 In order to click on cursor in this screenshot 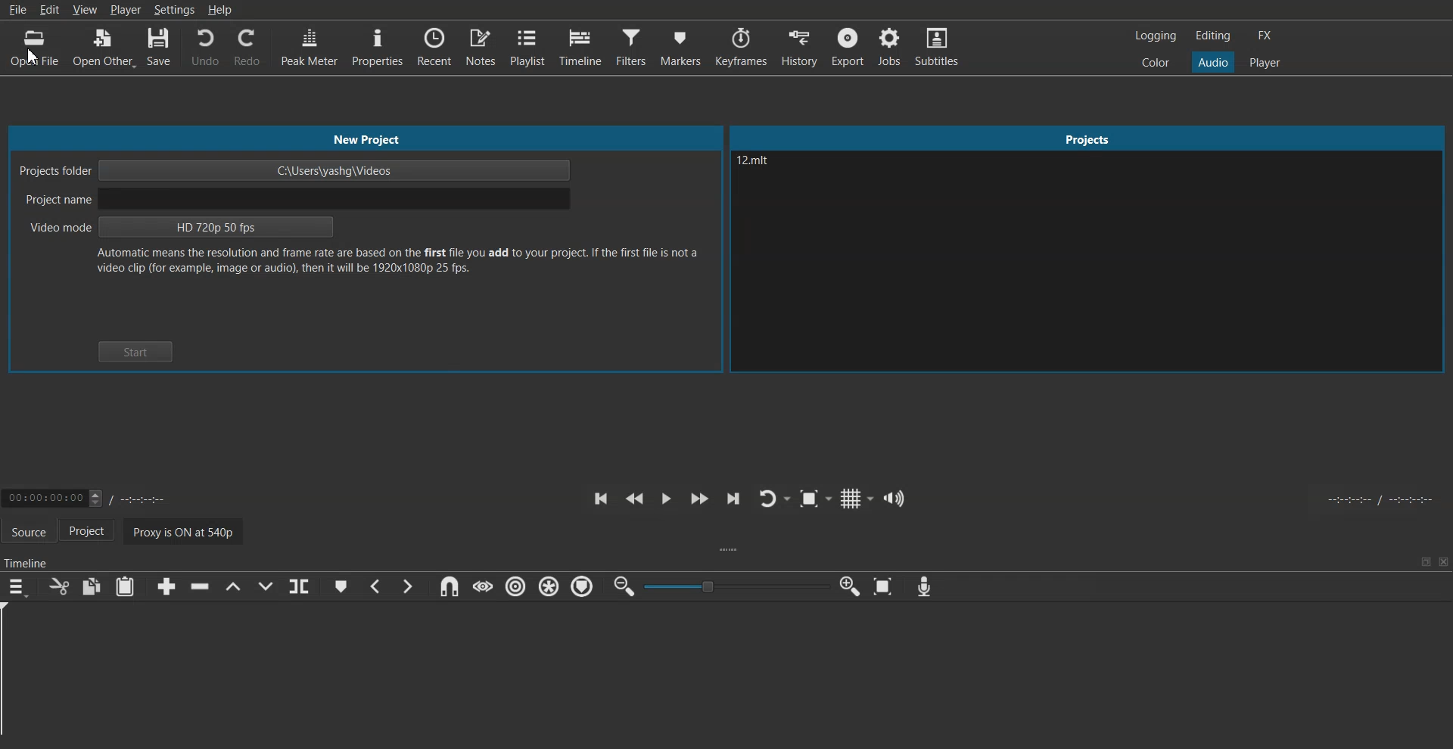, I will do `click(35, 58)`.